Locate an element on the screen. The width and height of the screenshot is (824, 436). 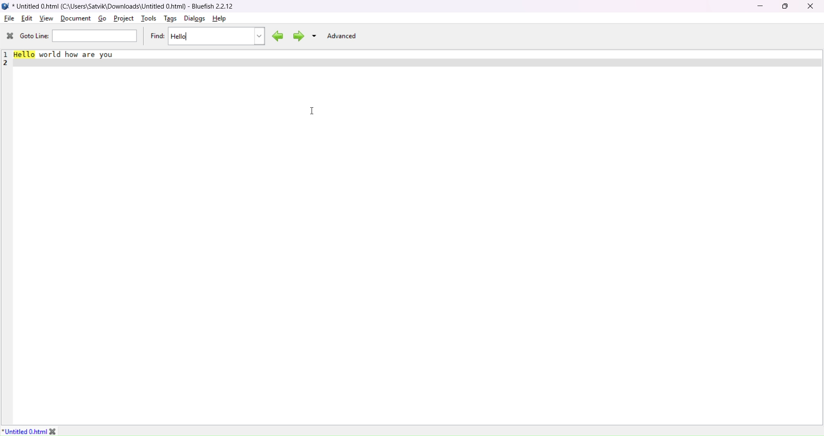
* Untitled 0.html (C:\Users\Satvik\Downloads\Untitled 0.html) - Bluefish 2.2.12 is located at coordinates (127, 5).